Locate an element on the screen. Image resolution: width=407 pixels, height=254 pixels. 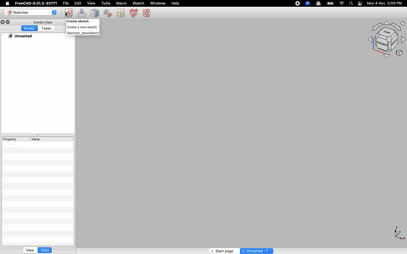
Tasks is located at coordinates (47, 29).